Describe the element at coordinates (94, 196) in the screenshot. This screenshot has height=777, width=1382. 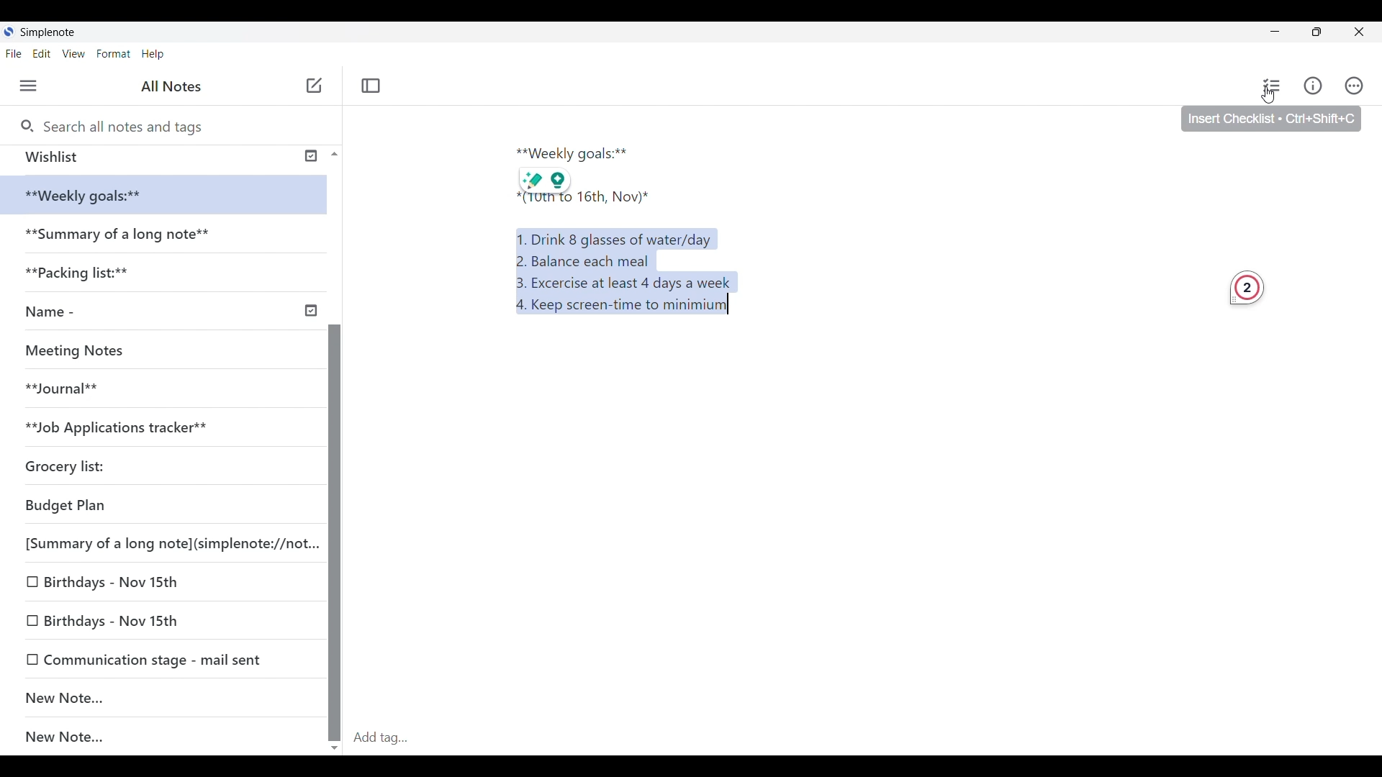
I see `**Weekly goals:**` at that location.